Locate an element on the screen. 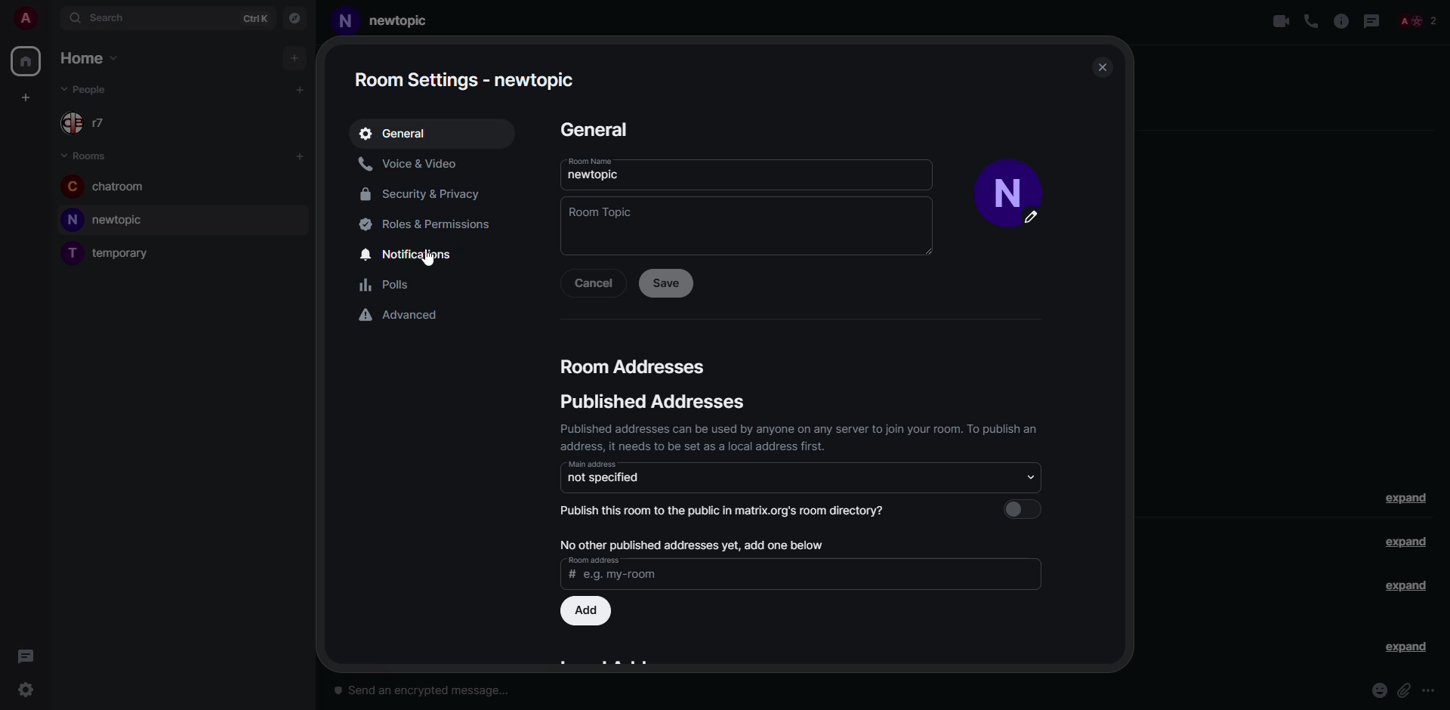  people is located at coordinates (1417, 21).